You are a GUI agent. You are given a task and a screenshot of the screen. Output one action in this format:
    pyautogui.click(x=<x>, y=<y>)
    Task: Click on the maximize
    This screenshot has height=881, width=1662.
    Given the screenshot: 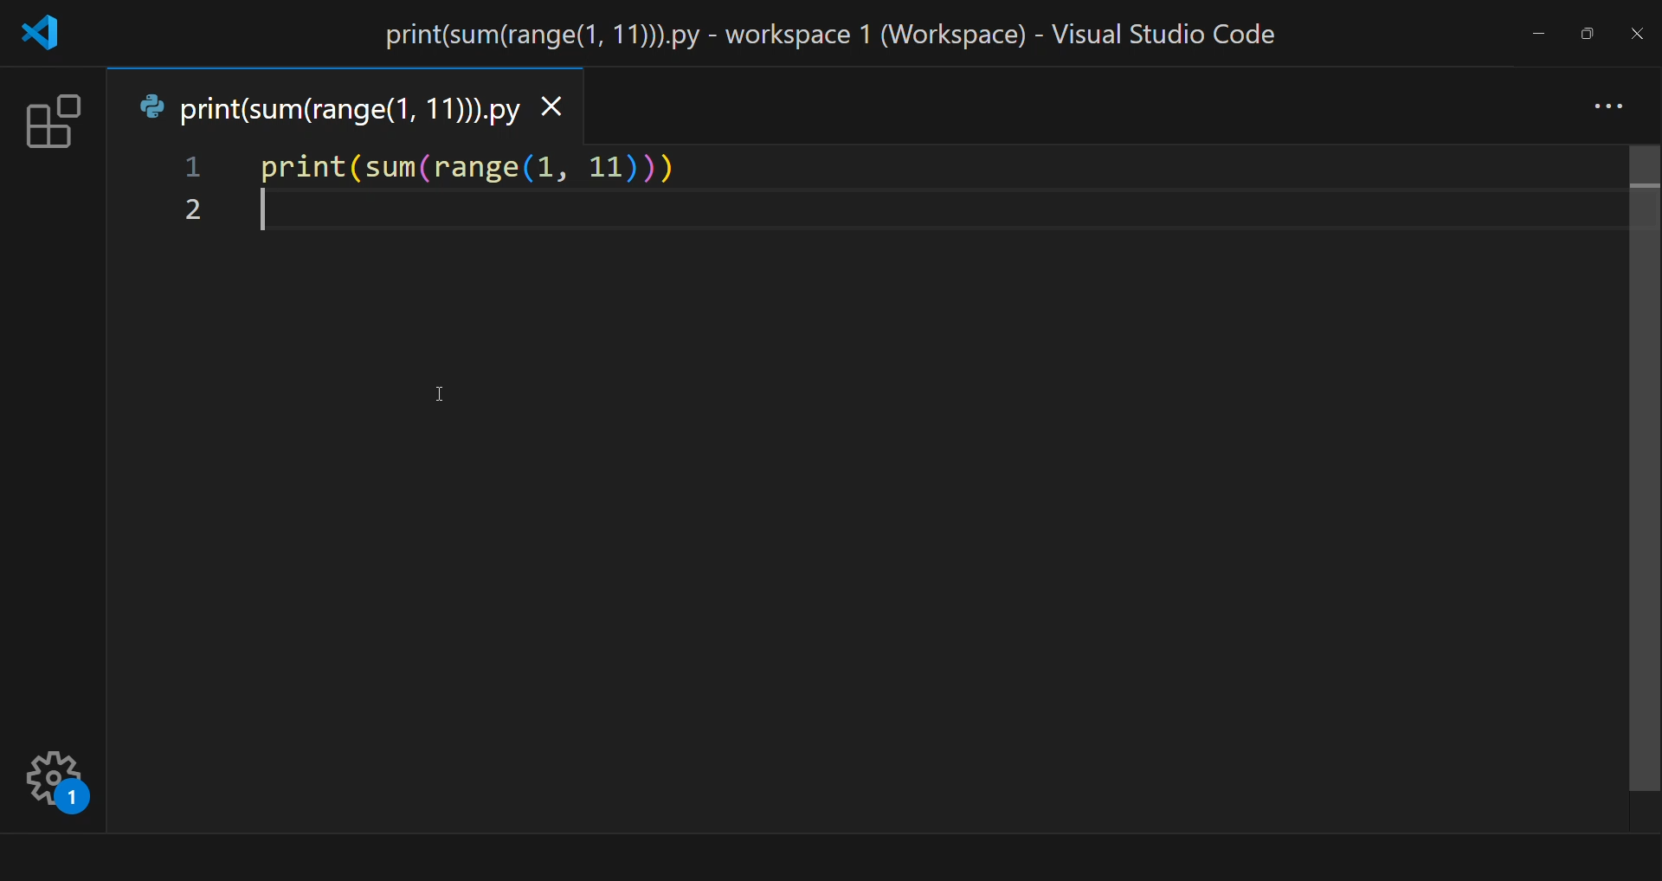 What is the action you would take?
    pyautogui.click(x=1587, y=31)
    